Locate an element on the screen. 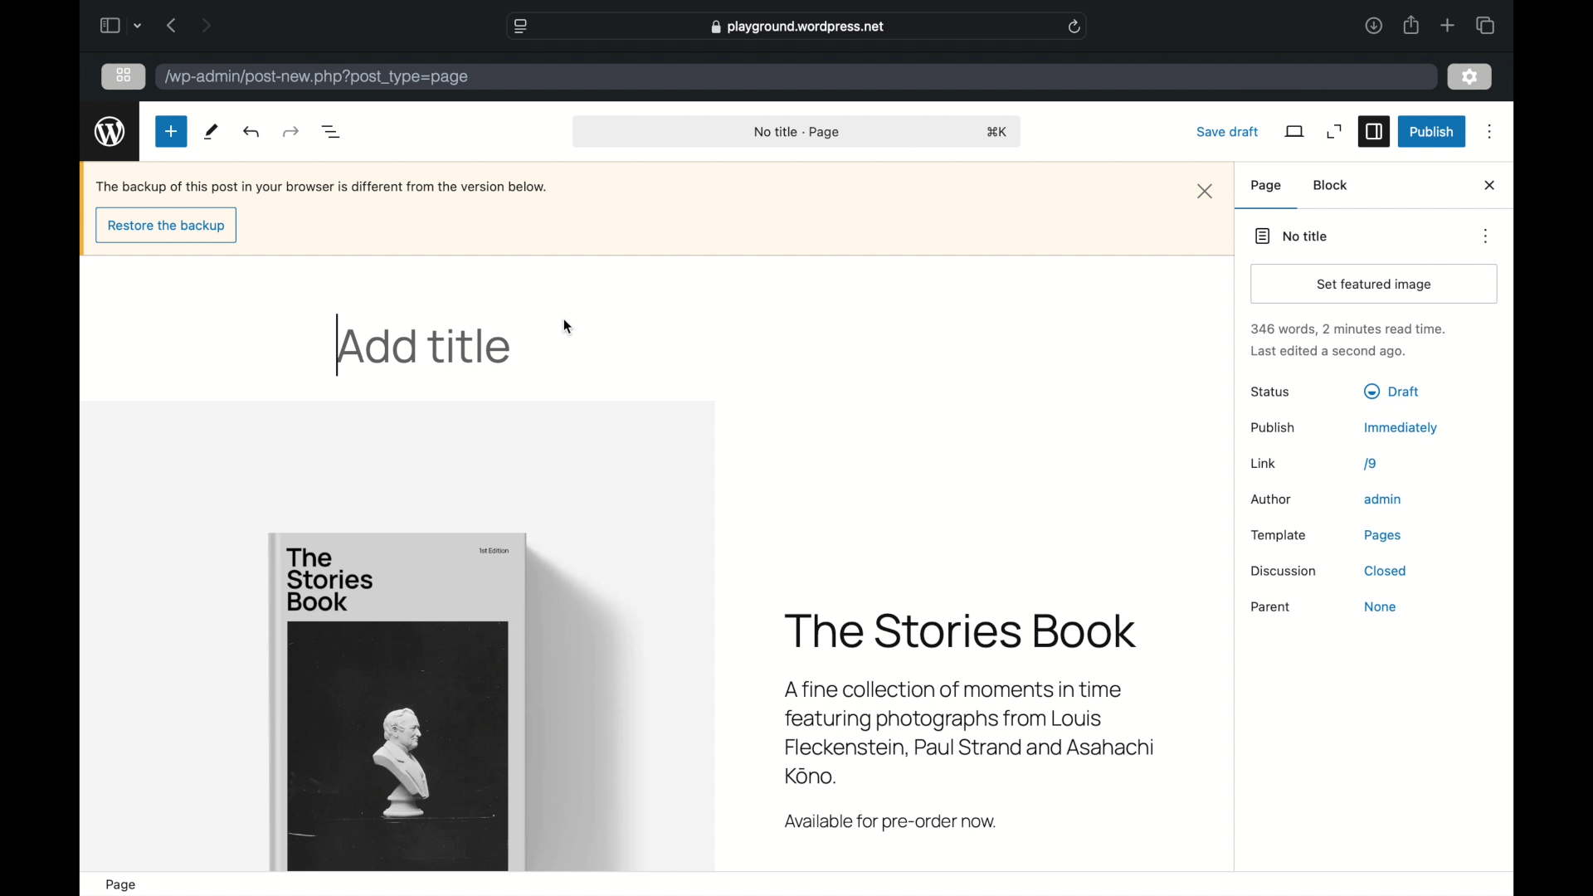  downloads is located at coordinates (1374, 25).